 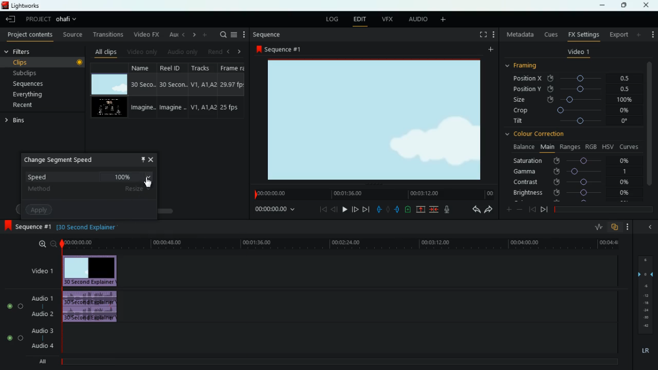 What do you see at coordinates (616, 34) in the screenshot?
I see `export` at bounding box center [616, 34].